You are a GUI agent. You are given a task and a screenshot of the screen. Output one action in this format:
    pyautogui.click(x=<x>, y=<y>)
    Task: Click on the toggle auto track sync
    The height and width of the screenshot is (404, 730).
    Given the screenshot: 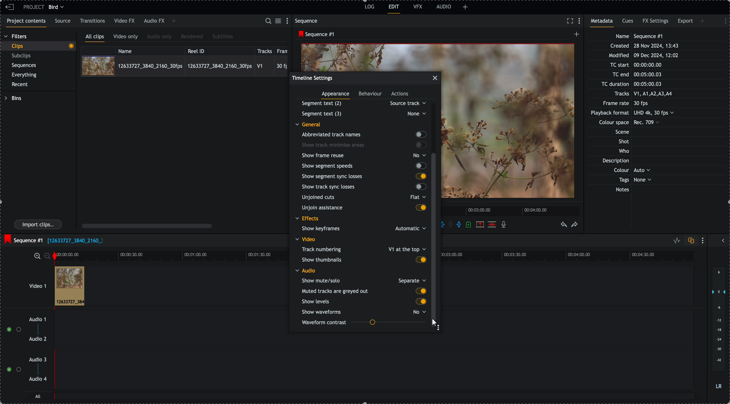 What is the action you would take?
    pyautogui.click(x=690, y=241)
    